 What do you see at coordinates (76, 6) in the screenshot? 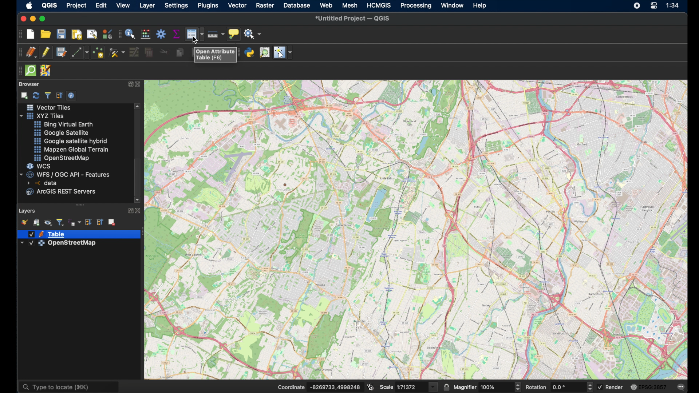
I see `project` at bounding box center [76, 6].